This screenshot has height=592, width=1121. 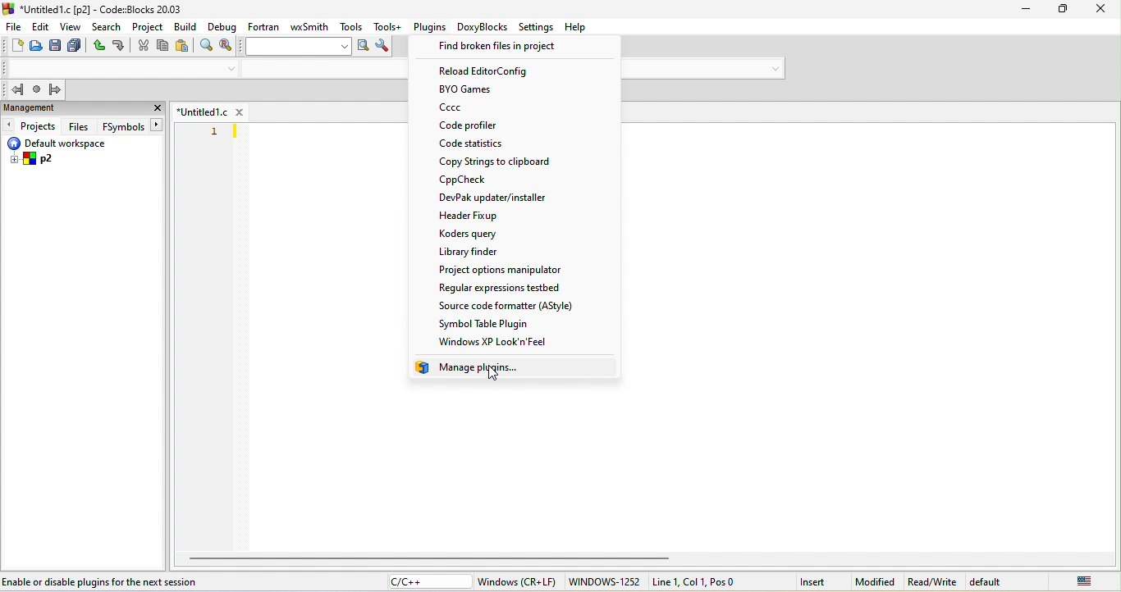 I want to click on tools, so click(x=350, y=26).